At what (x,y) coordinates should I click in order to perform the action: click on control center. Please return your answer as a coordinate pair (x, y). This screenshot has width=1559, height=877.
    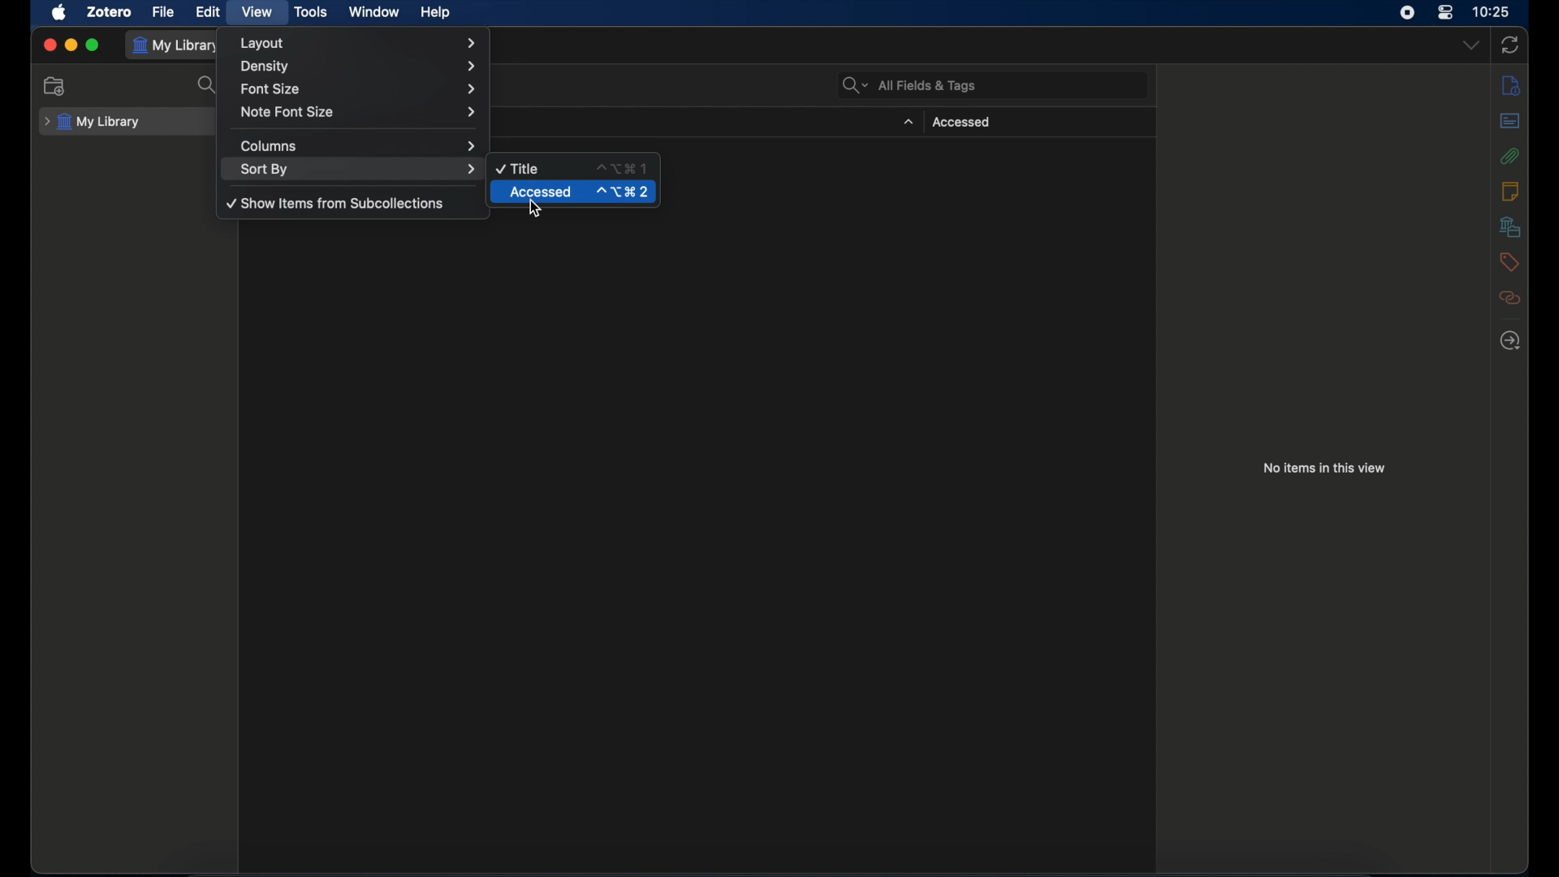
    Looking at the image, I should click on (1444, 12).